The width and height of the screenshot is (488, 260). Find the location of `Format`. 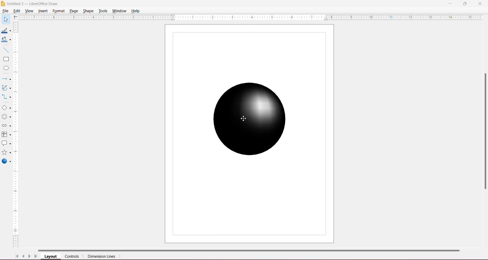

Format is located at coordinates (58, 11).